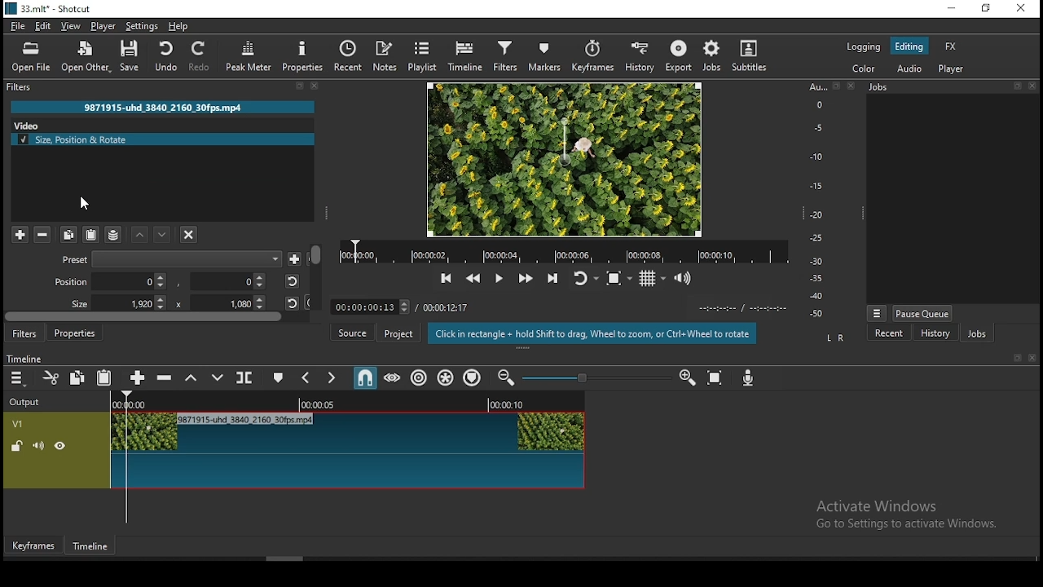 This screenshot has height=587, width=1043. Describe the element at coordinates (218, 378) in the screenshot. I see `overwrite` at that location.